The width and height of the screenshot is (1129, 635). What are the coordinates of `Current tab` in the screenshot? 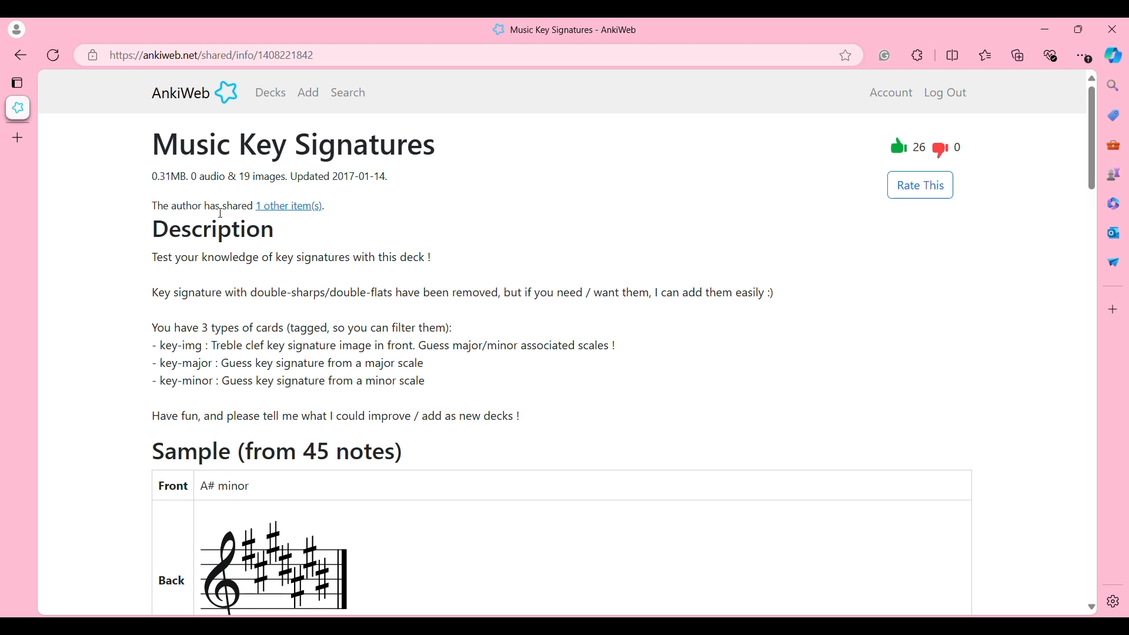 It's located at (18, 108).